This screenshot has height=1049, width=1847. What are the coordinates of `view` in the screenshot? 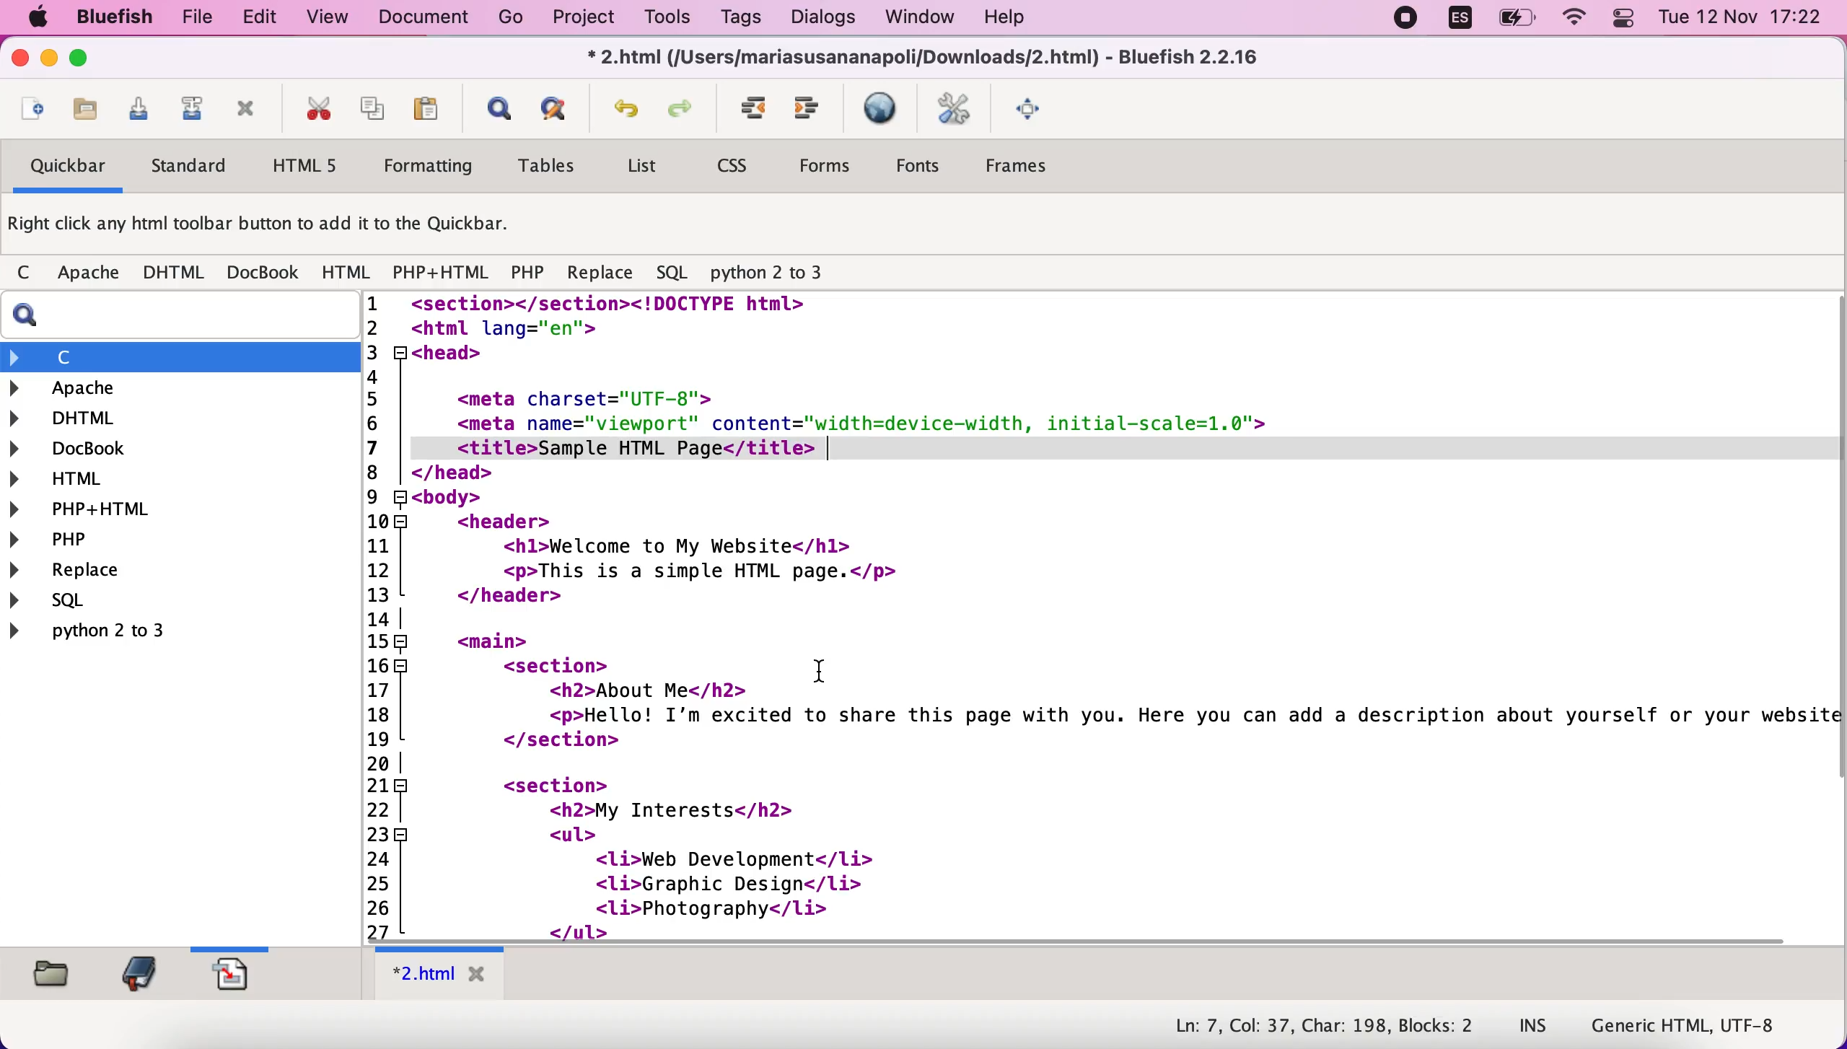 It's located at (328, 20).